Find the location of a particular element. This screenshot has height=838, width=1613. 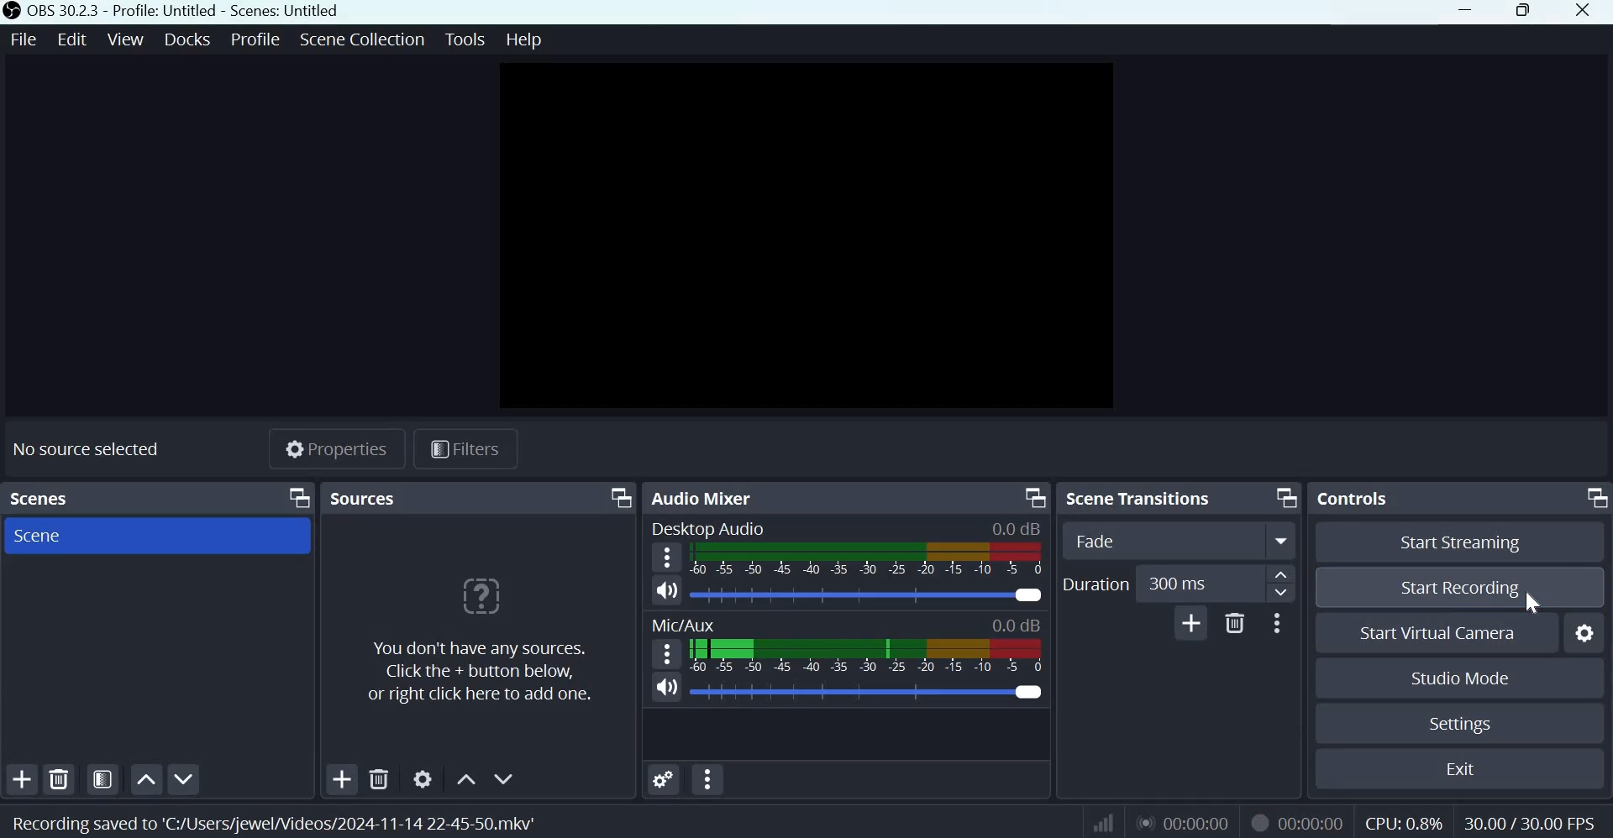

More options is located at coordinates (1282, 540).